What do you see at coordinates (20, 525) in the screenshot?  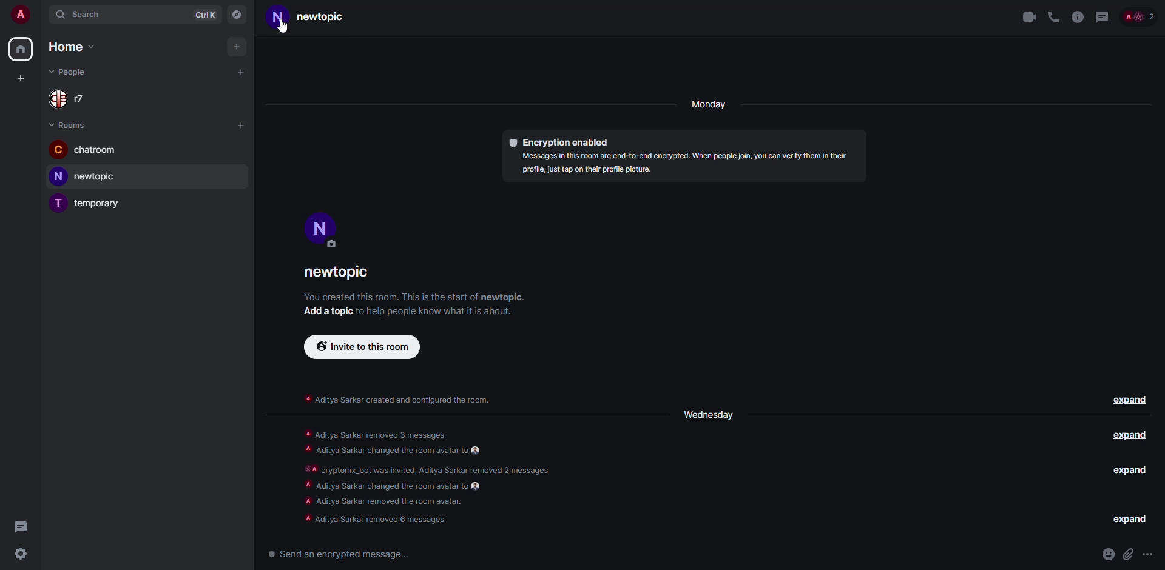 I see `threads` at bounding box center [20, 525].